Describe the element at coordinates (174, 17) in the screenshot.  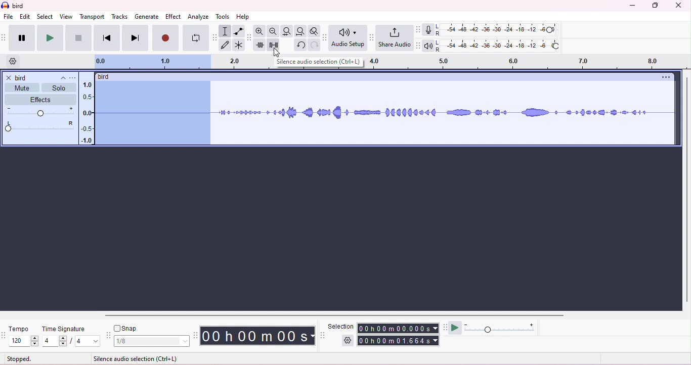
I see `effect` at that location.